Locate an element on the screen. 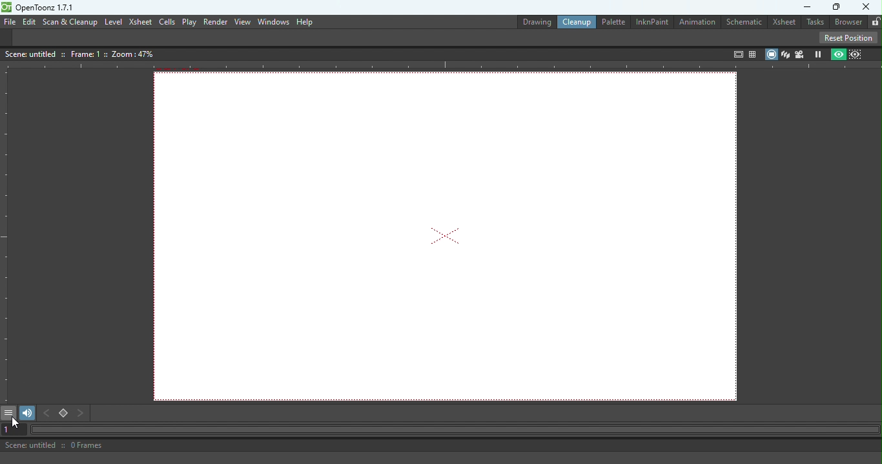 The image size is (882, 464). Sub-camera view is located at coordinates (857, 53).